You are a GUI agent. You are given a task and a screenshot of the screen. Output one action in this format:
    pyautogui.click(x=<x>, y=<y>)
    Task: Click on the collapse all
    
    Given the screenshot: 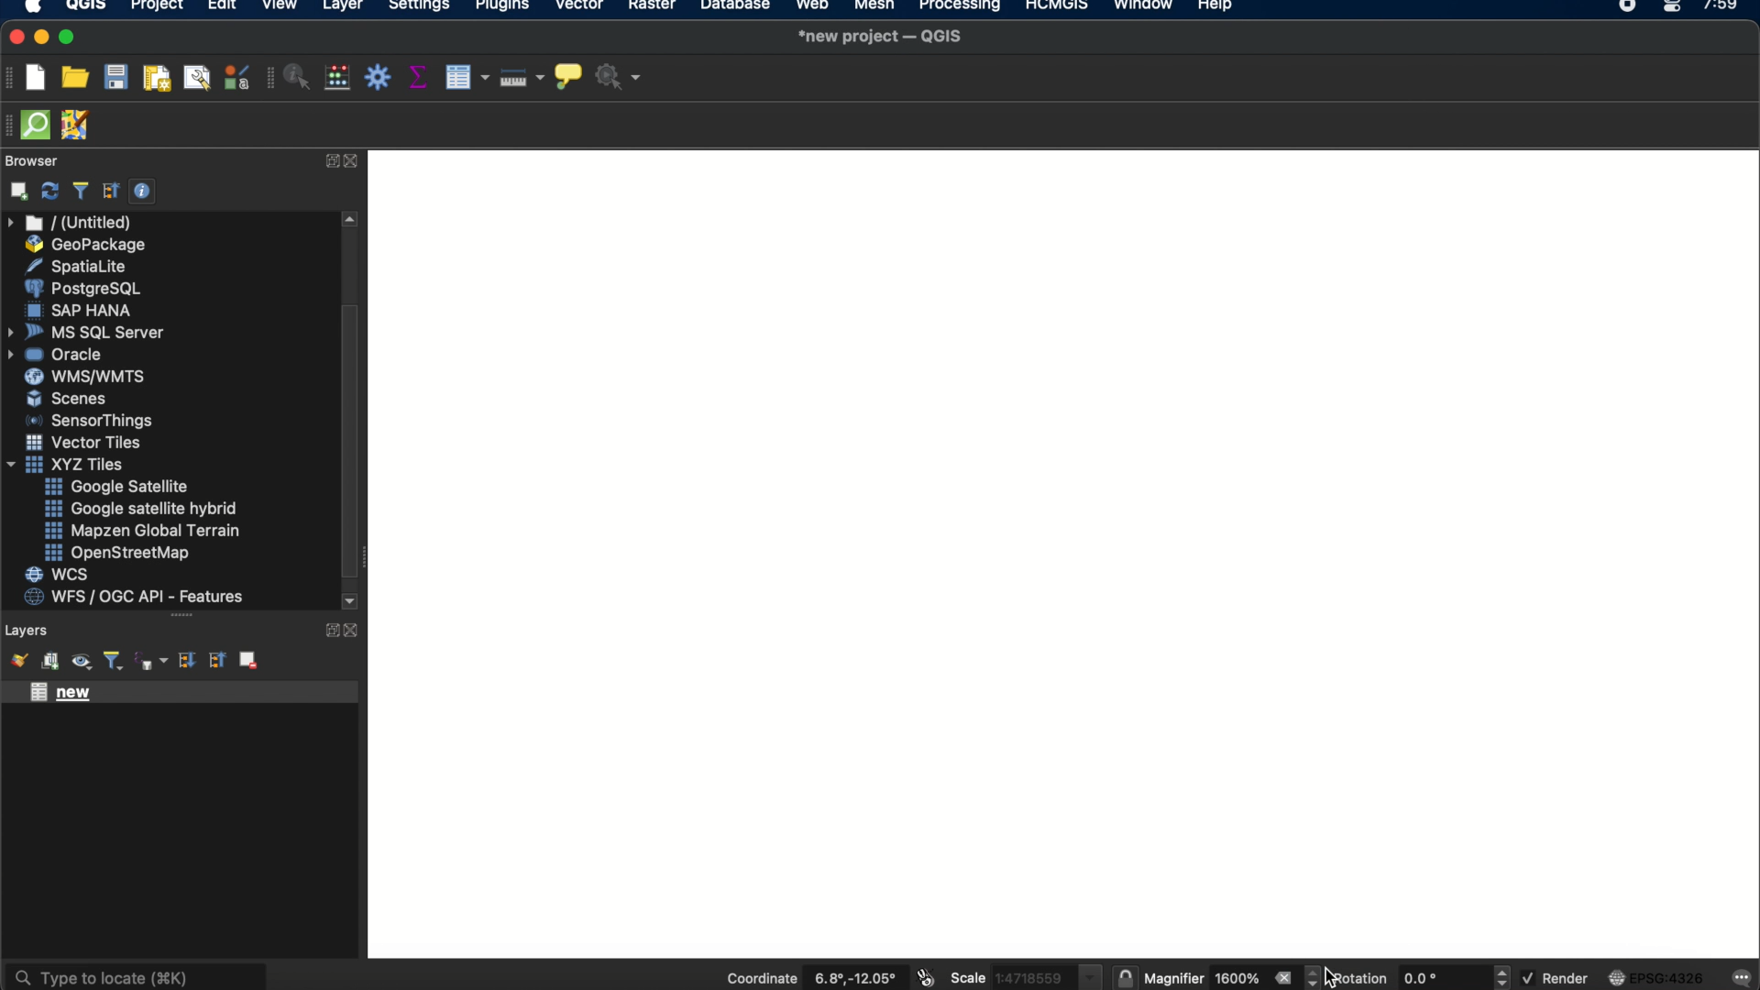 What is the action you would take?
    pyautogui.click(x=111, y=191)
    